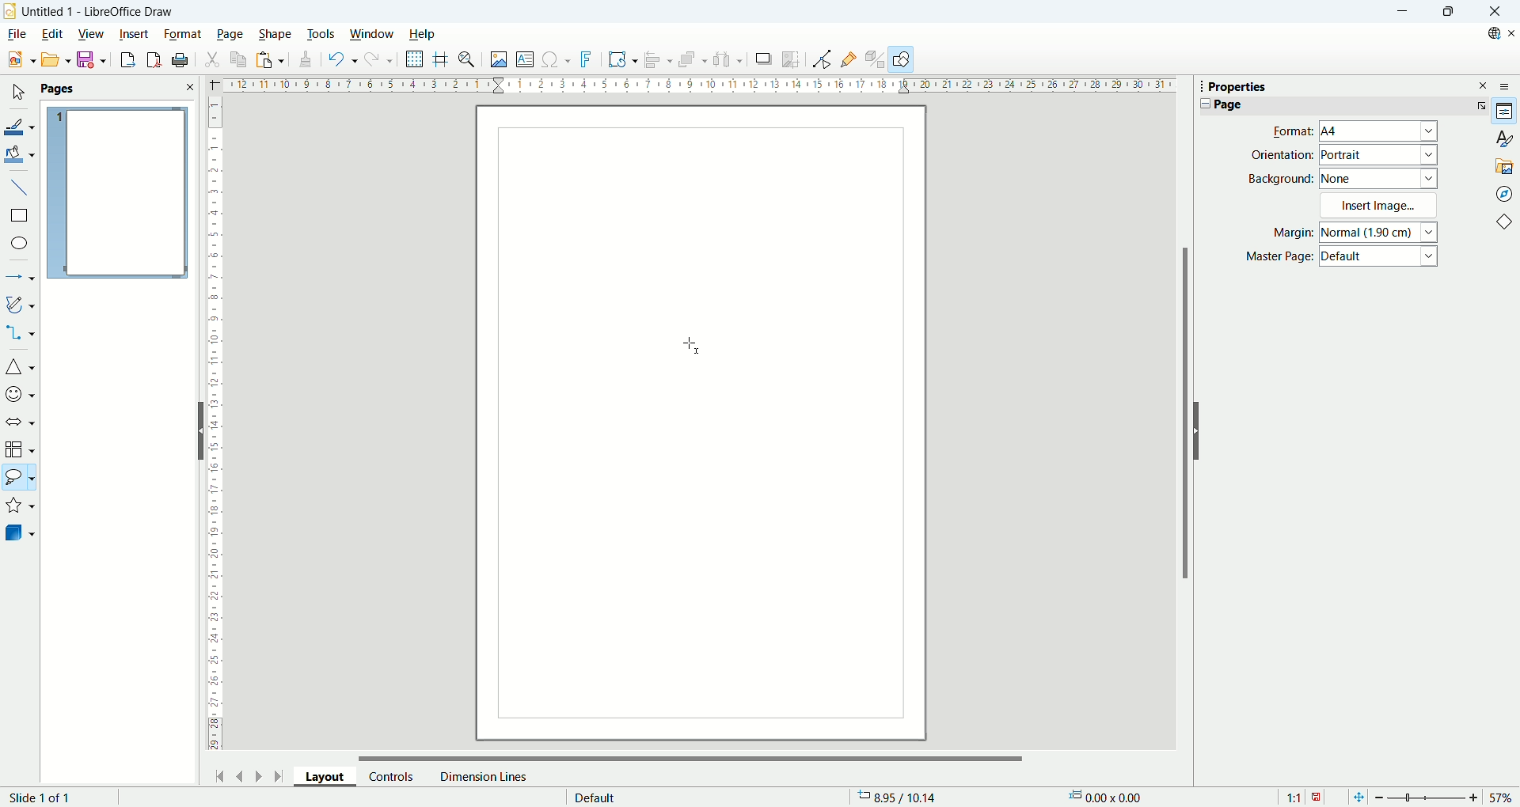 The height and width of the screenshot is (807, 1520). Describe the element at coordinates (1484, 85) in the screenshot. I see `Close sidebar deck` at that location.